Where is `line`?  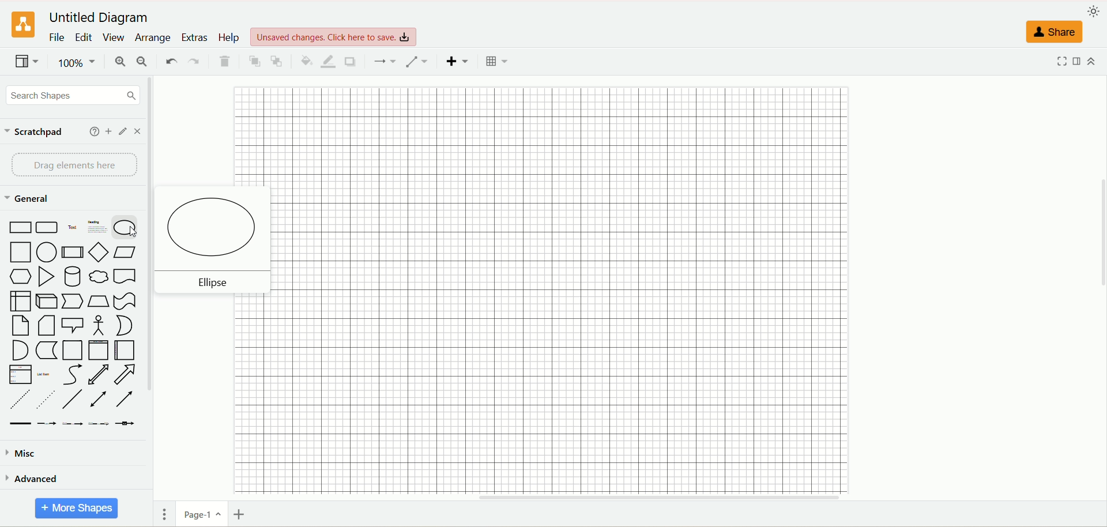
line is located at coordinates (71, 399).